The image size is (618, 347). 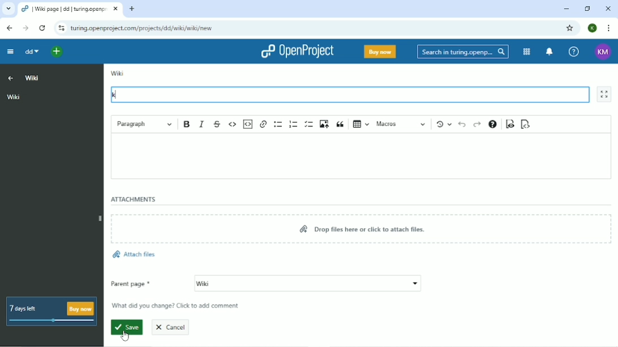 What do you see at coordinates (526, 123) in the screenshot?
I see `Switch to markdown source` at bounding box center [526, 123].